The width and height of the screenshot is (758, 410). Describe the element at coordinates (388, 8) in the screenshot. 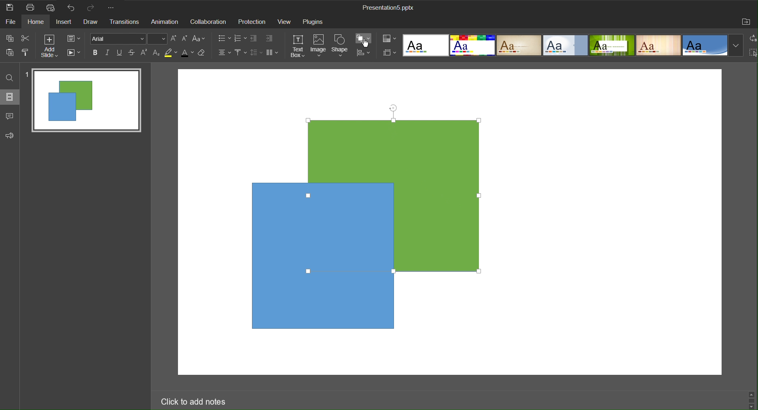

I see `Presentation Title` at that location.